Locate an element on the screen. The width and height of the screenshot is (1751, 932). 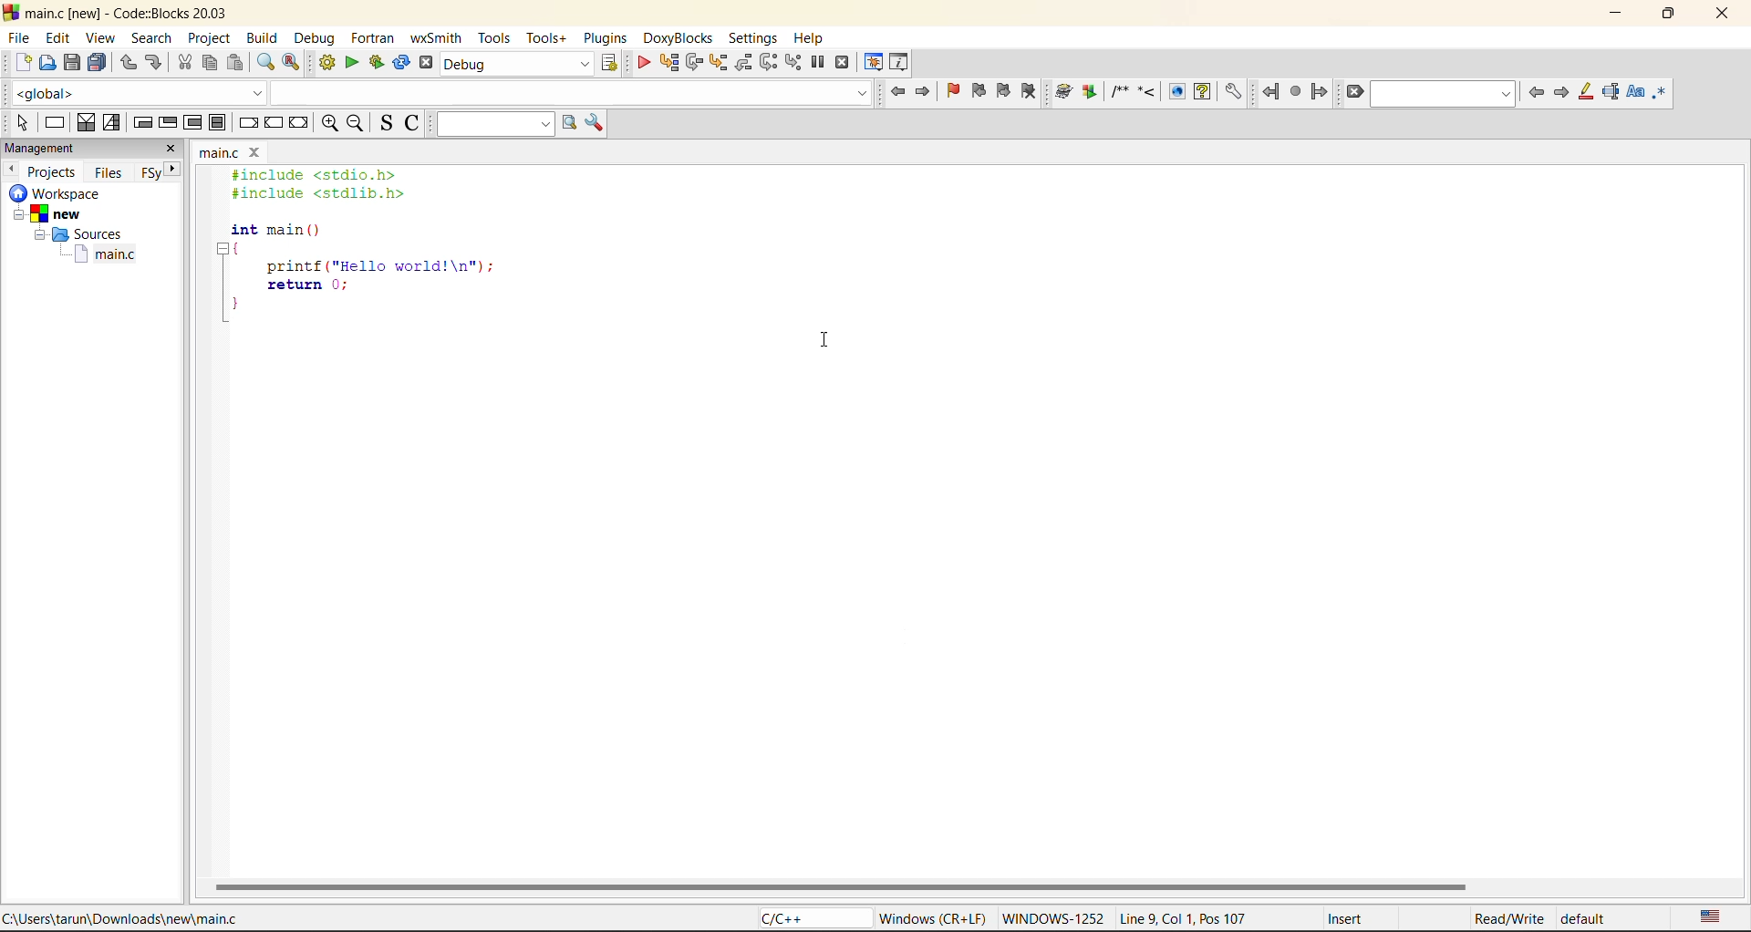
select is located at coordinates (17, 119).